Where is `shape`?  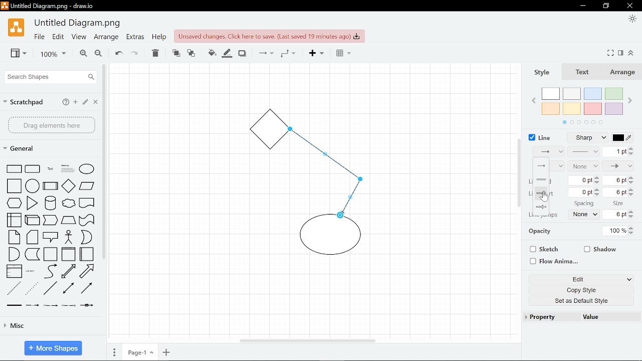
shape is located at coordinates (32, 289).